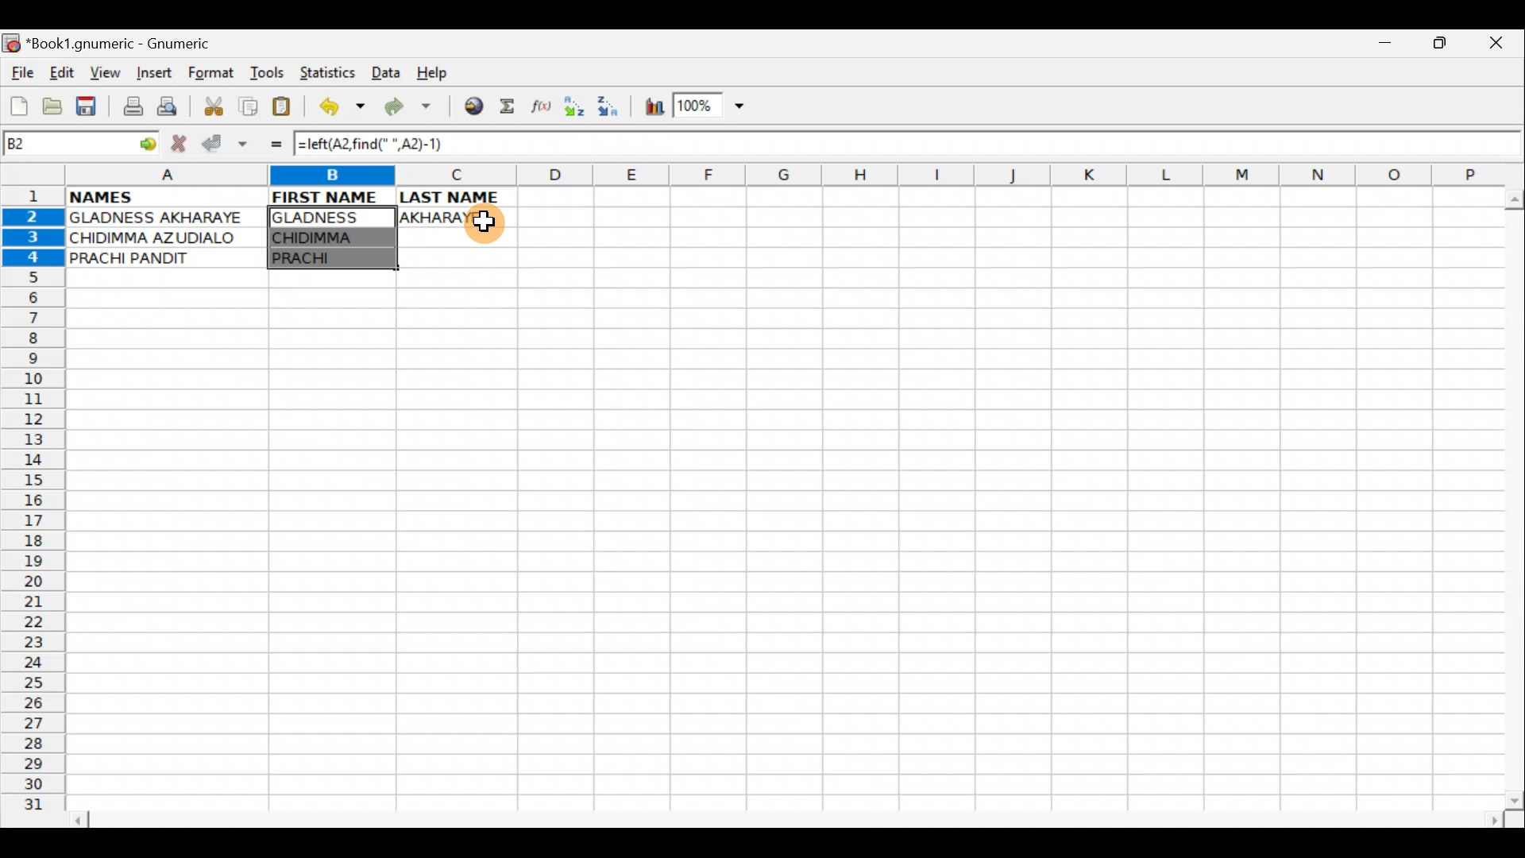  I want to click on Statistics, so click(332, 71).